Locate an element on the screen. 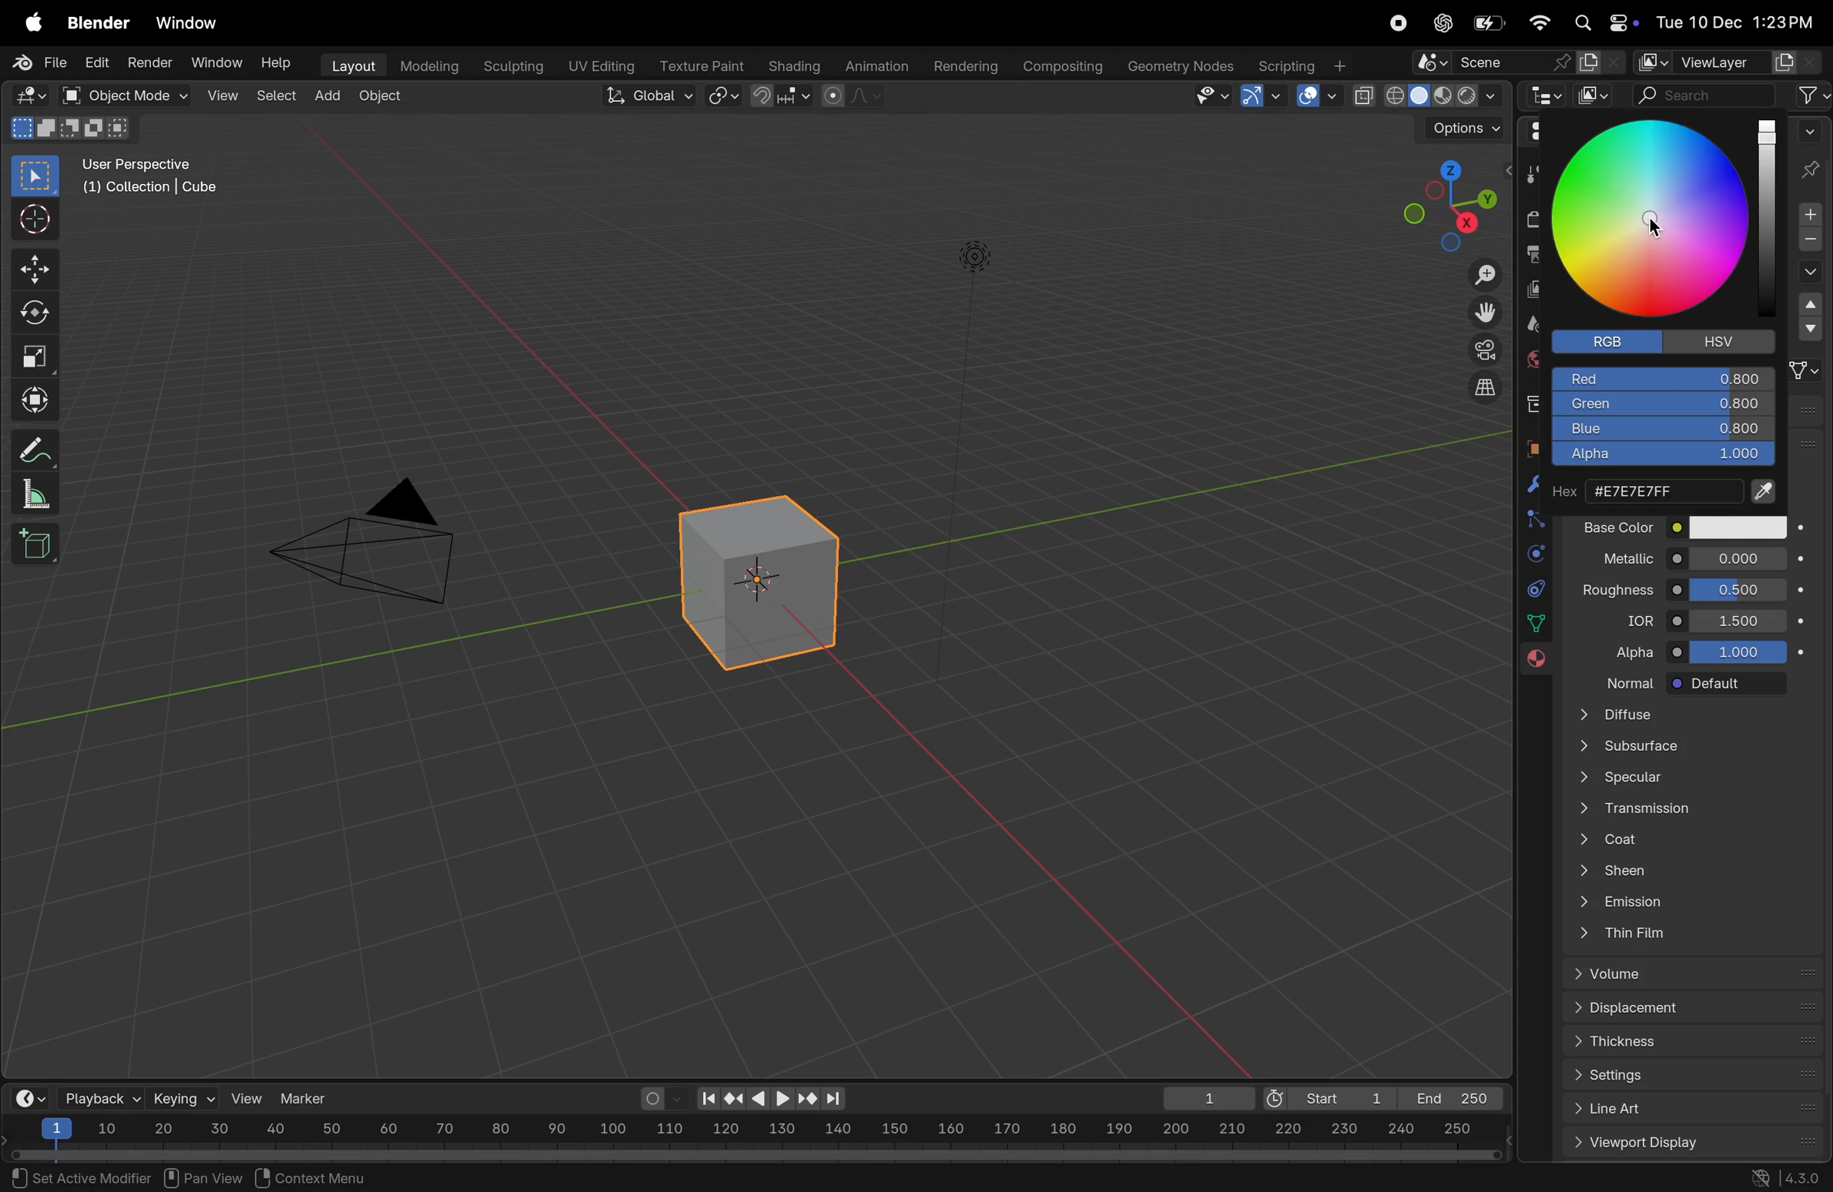 This screenshot has width=1833, height=1192. rendering is located at coordinates (960, 65).